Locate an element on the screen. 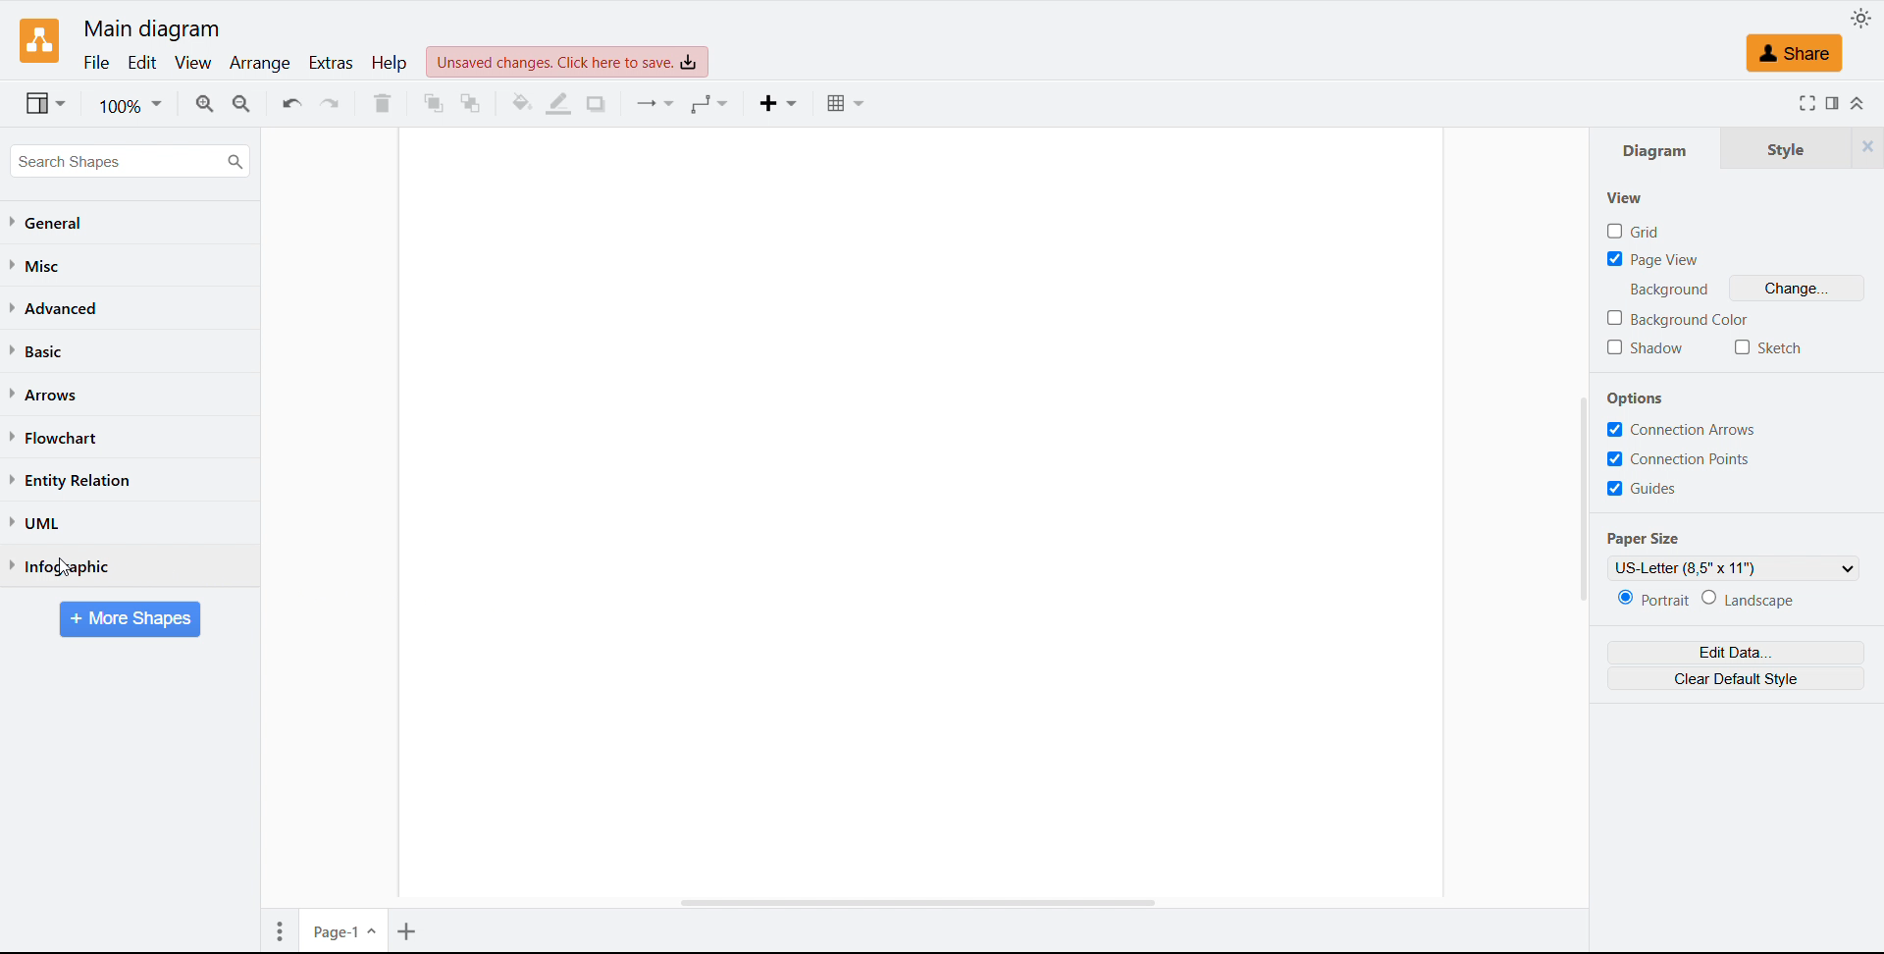 Image resolution: width=1884 pixels, height=954 pixels. help  is located at coordinates (390, 63).